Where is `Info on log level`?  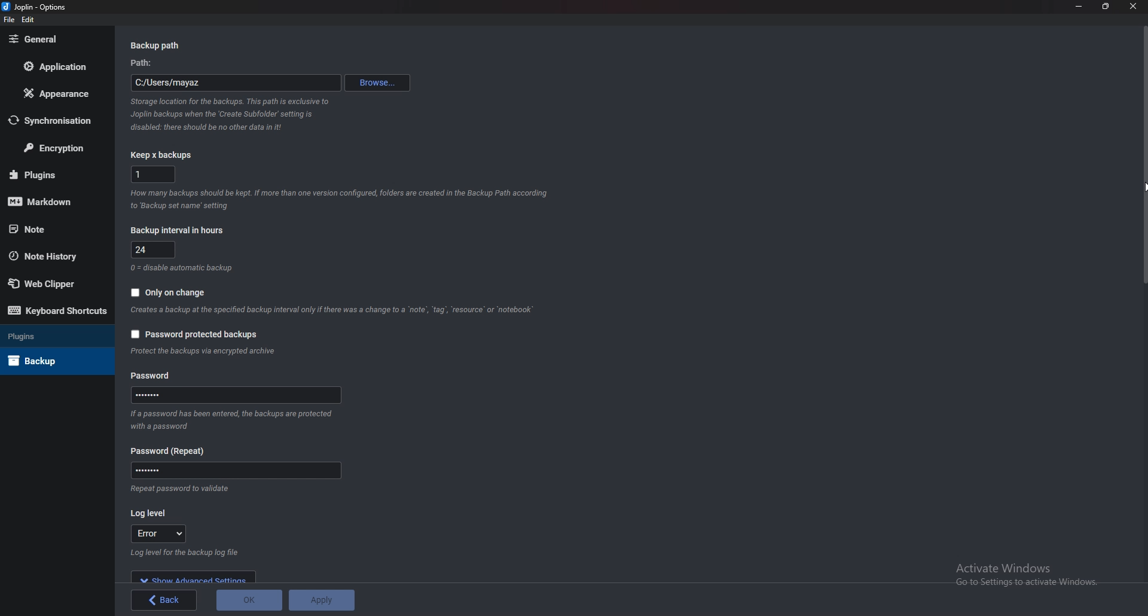 Info on log level is located at coordinates (190, 553).